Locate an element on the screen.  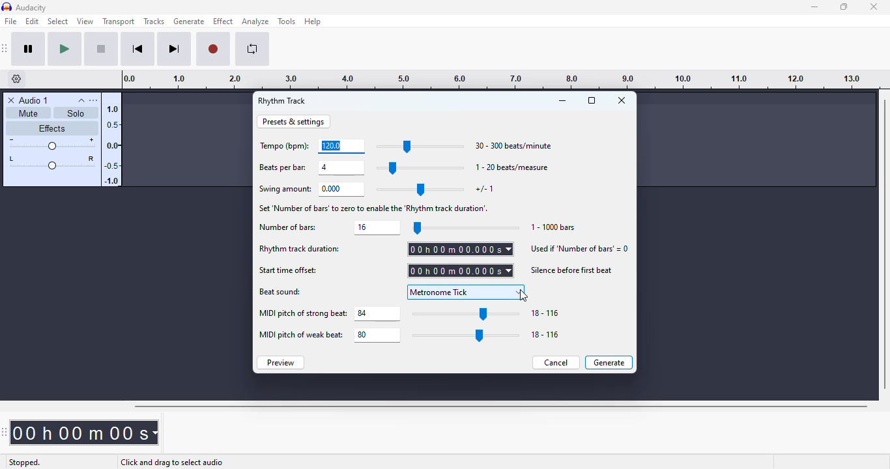
set beats per bar is located at coordinates (341, 168).